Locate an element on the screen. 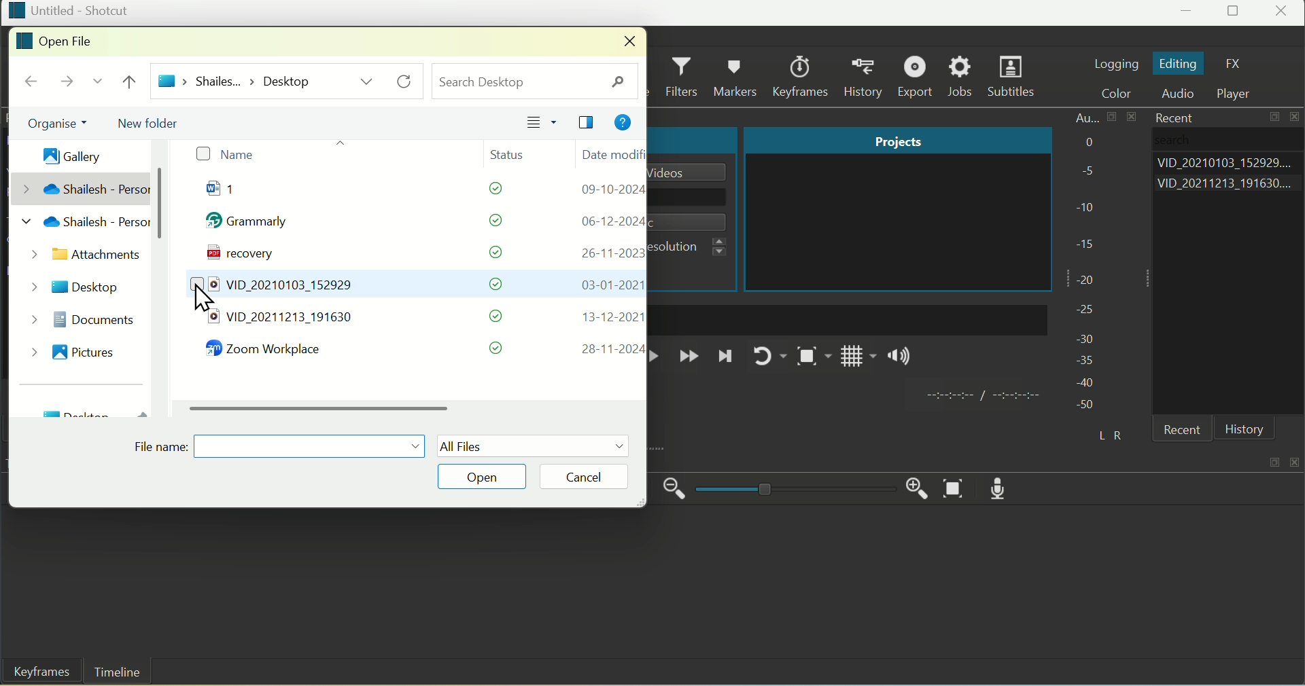 The width and height of the screenshot is (1305, 686). Attachments is located at coordinates (84, 256).